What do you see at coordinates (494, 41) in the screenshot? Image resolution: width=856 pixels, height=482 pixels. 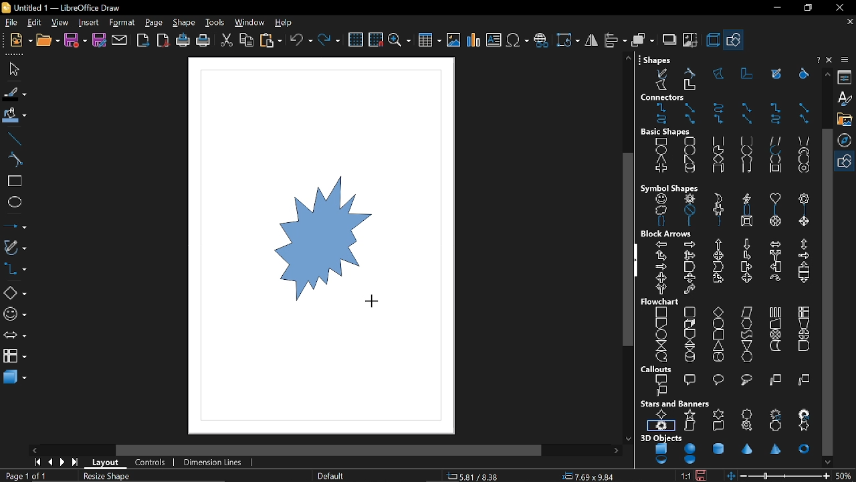 I see `Insert text` at bounding box center [494, 41].